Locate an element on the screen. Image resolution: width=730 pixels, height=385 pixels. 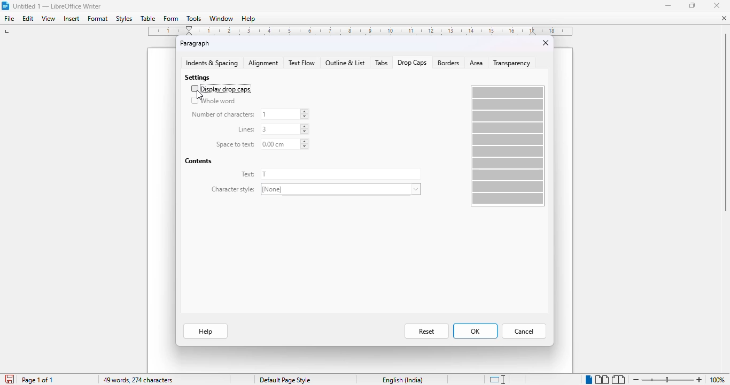
vertical scroll bar is located at coordinates (725, 121).